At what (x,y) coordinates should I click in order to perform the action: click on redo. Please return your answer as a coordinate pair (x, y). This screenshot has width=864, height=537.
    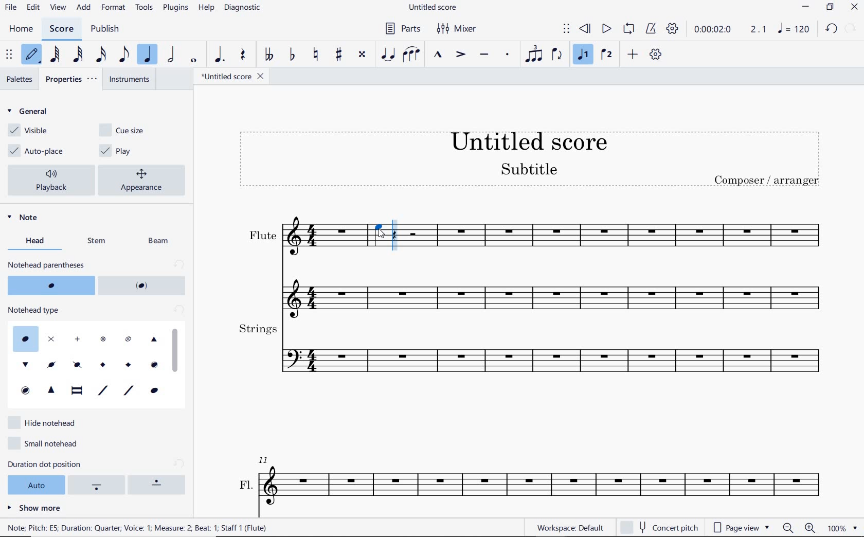
    Looking at the image, I should click on (852, 28).